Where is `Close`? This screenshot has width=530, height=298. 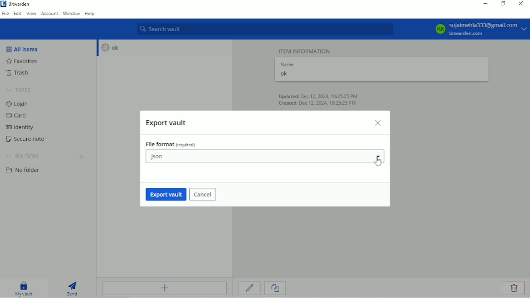
Close is located at coordinates (379, 123).